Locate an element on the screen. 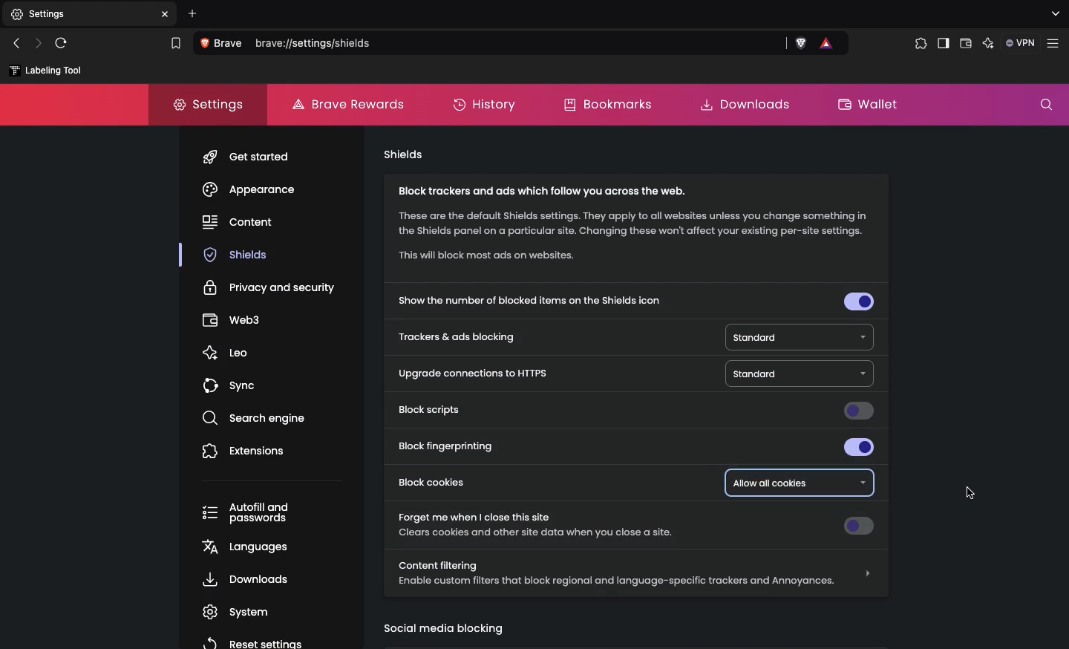 The height and width of the screenshot is (649, 1069). Previous page is located at coordinates (19, 45).